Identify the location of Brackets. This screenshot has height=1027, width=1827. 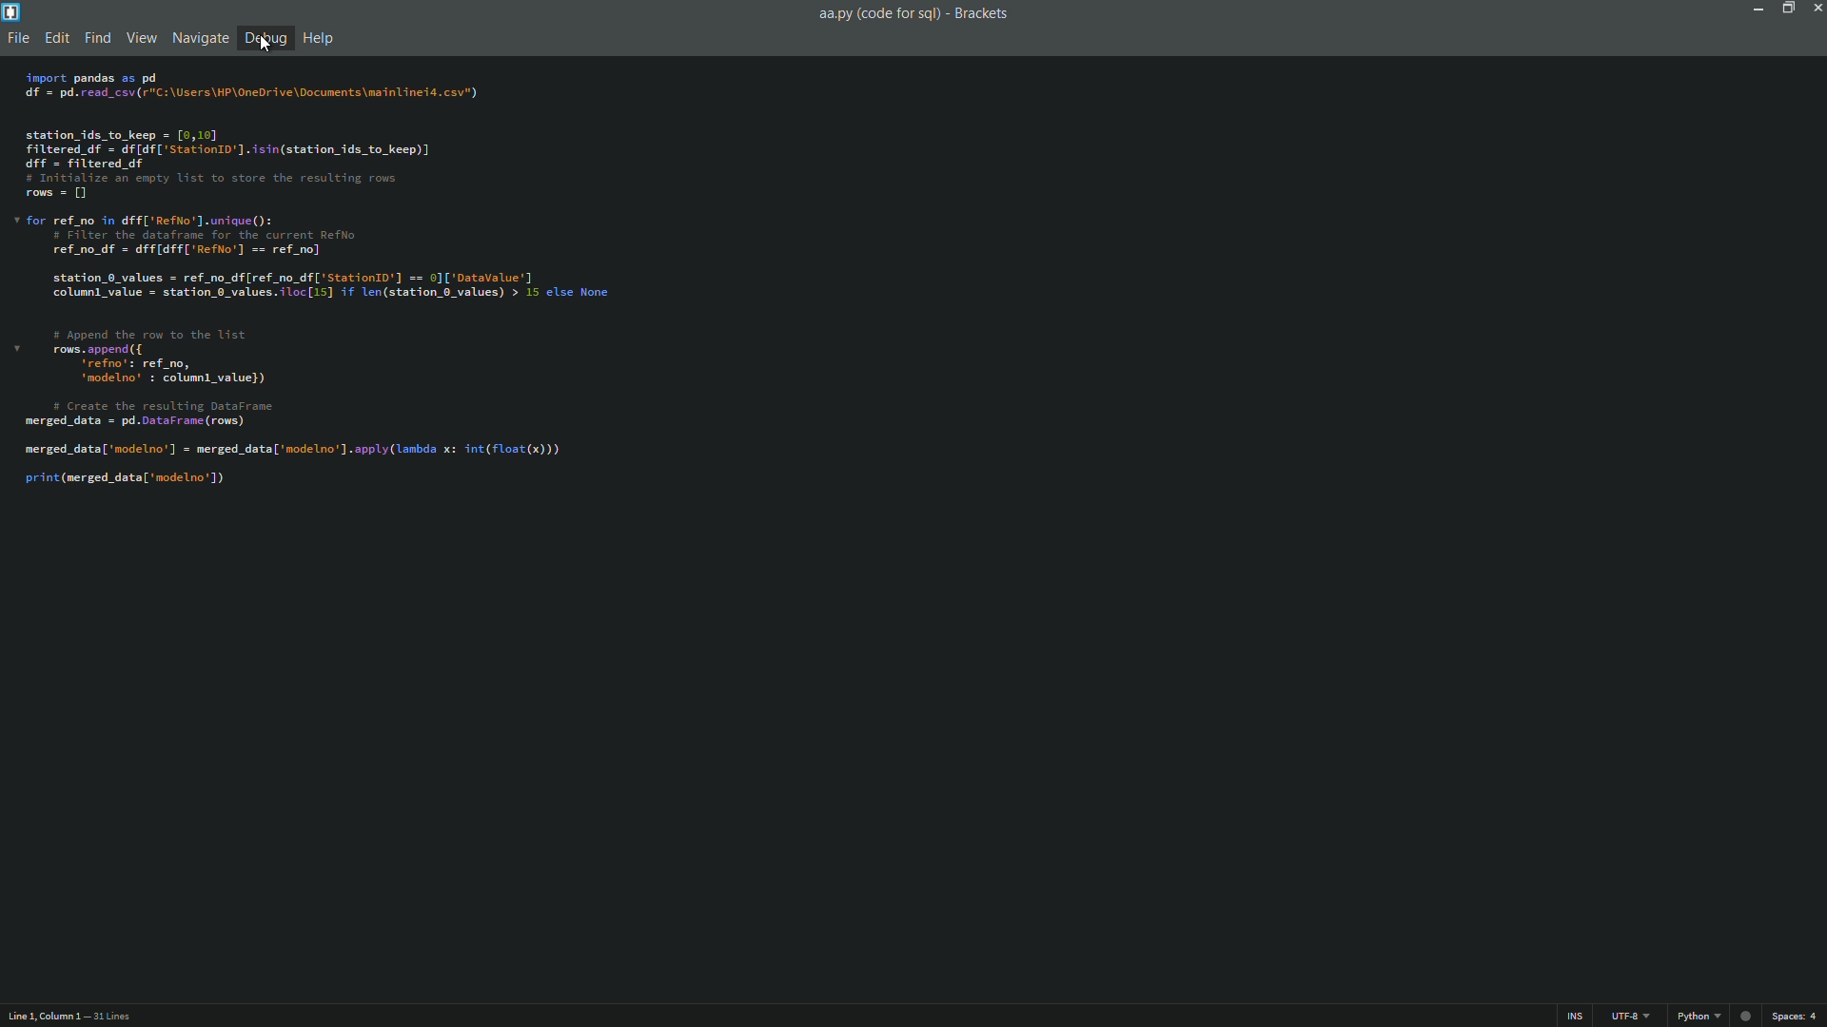
(986, 13).